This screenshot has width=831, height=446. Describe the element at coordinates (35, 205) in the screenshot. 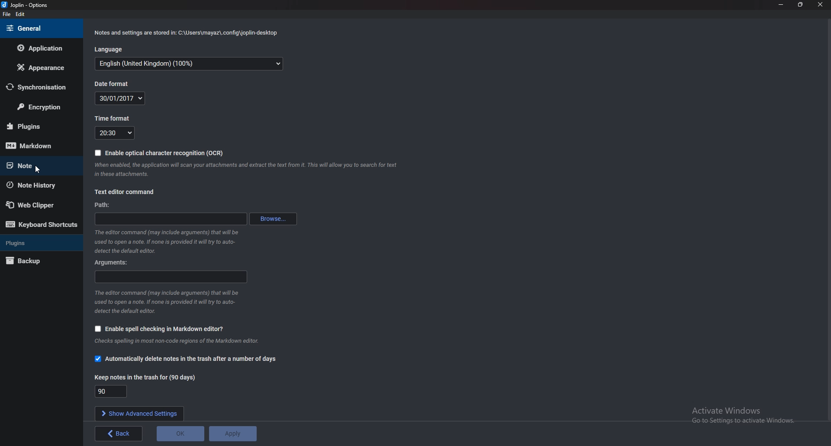

I see `Web Clipper` at that location.